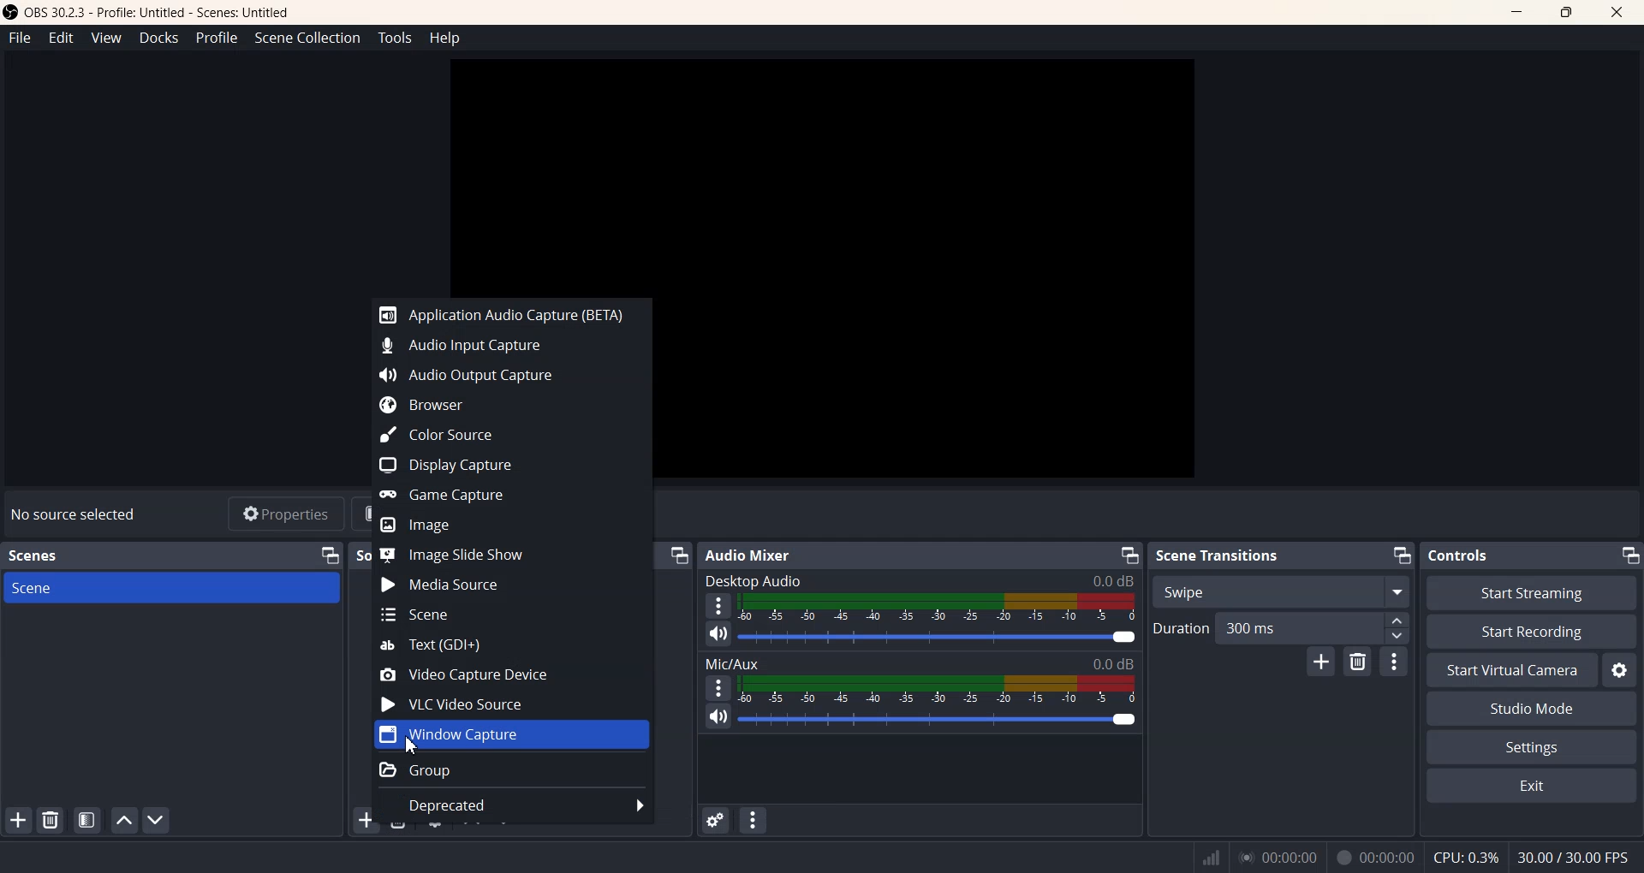 The image size is (1644, 873). What do you see at coordinates (1278, 856) in the screenshot?
I see `00:00:00` at bounding box center [1278, 856].